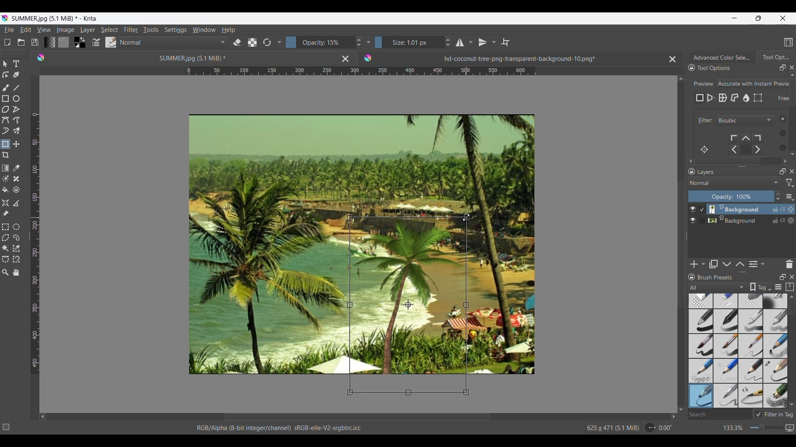 This screenshot has height=447, width=796. Describe the element at coordinates (704, 120) in the screenshot. I see `Filter` at that location.